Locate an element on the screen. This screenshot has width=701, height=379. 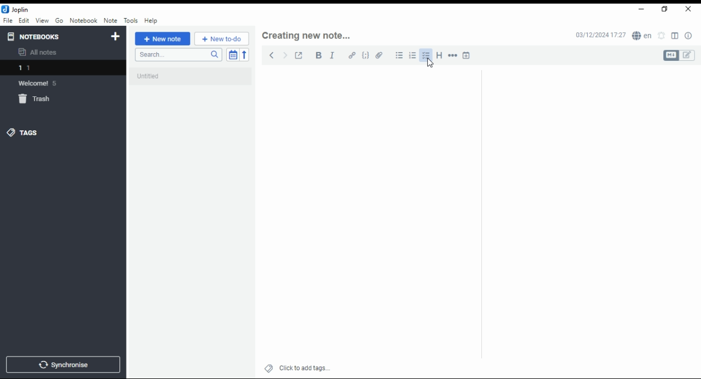
toggle editors is located at coordinates (679, 56).